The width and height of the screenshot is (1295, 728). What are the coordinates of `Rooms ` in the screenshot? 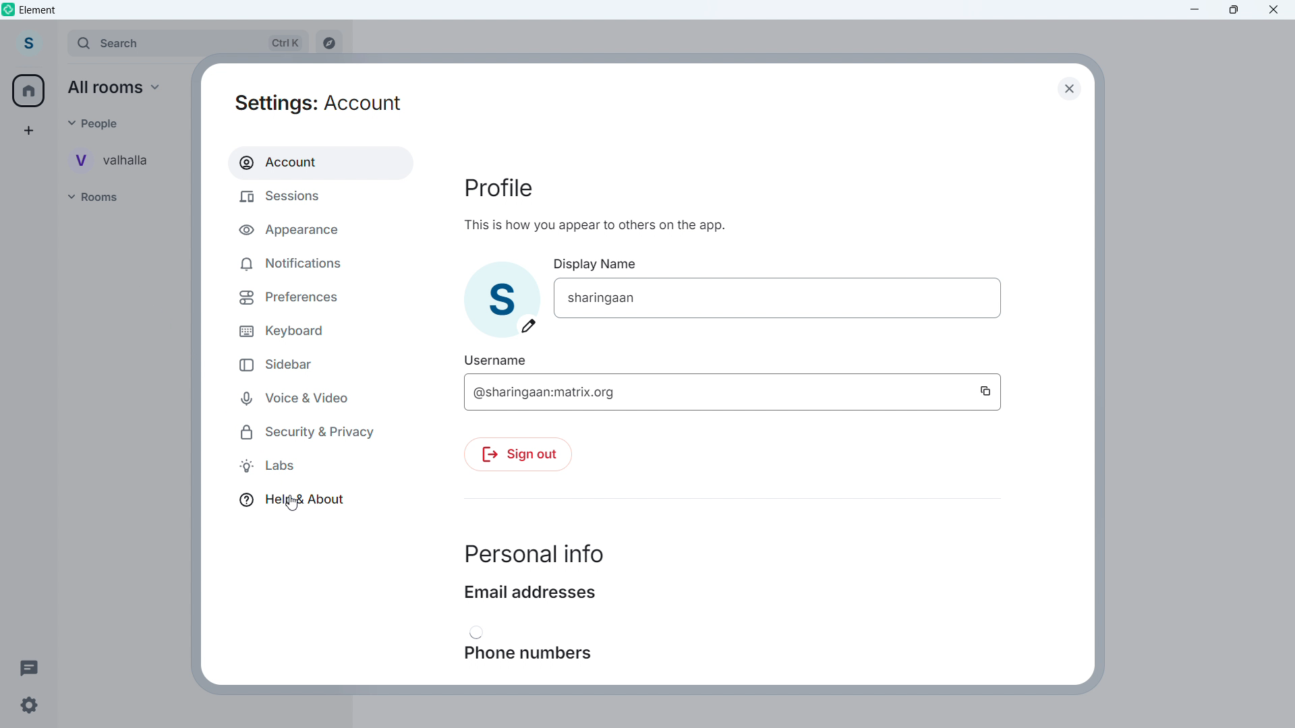 It's located at (105, 198).